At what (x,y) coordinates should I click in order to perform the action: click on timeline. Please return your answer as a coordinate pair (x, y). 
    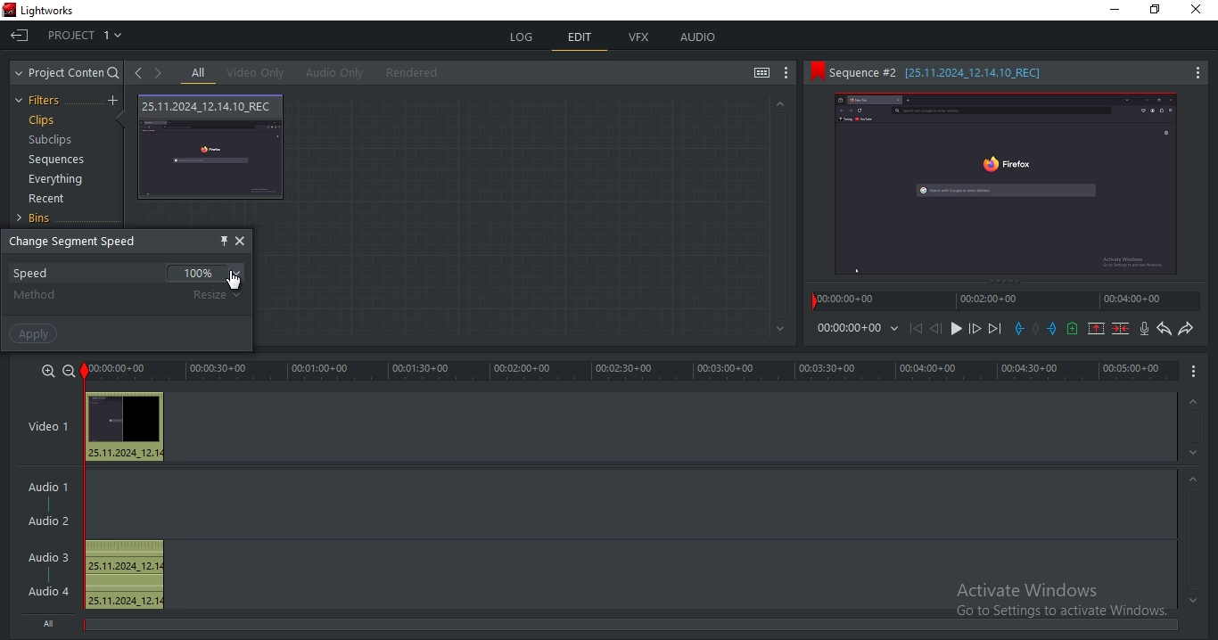
    Looking at the image, I should click on (630, 371).